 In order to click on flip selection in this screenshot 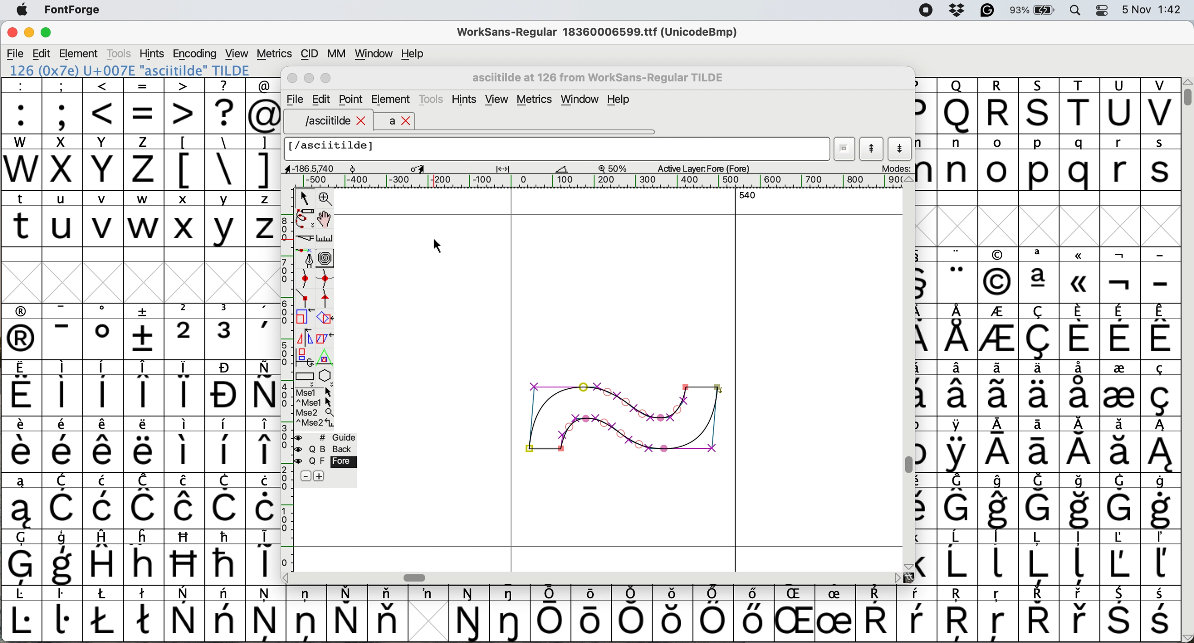, I will do `click(305, 336)`.